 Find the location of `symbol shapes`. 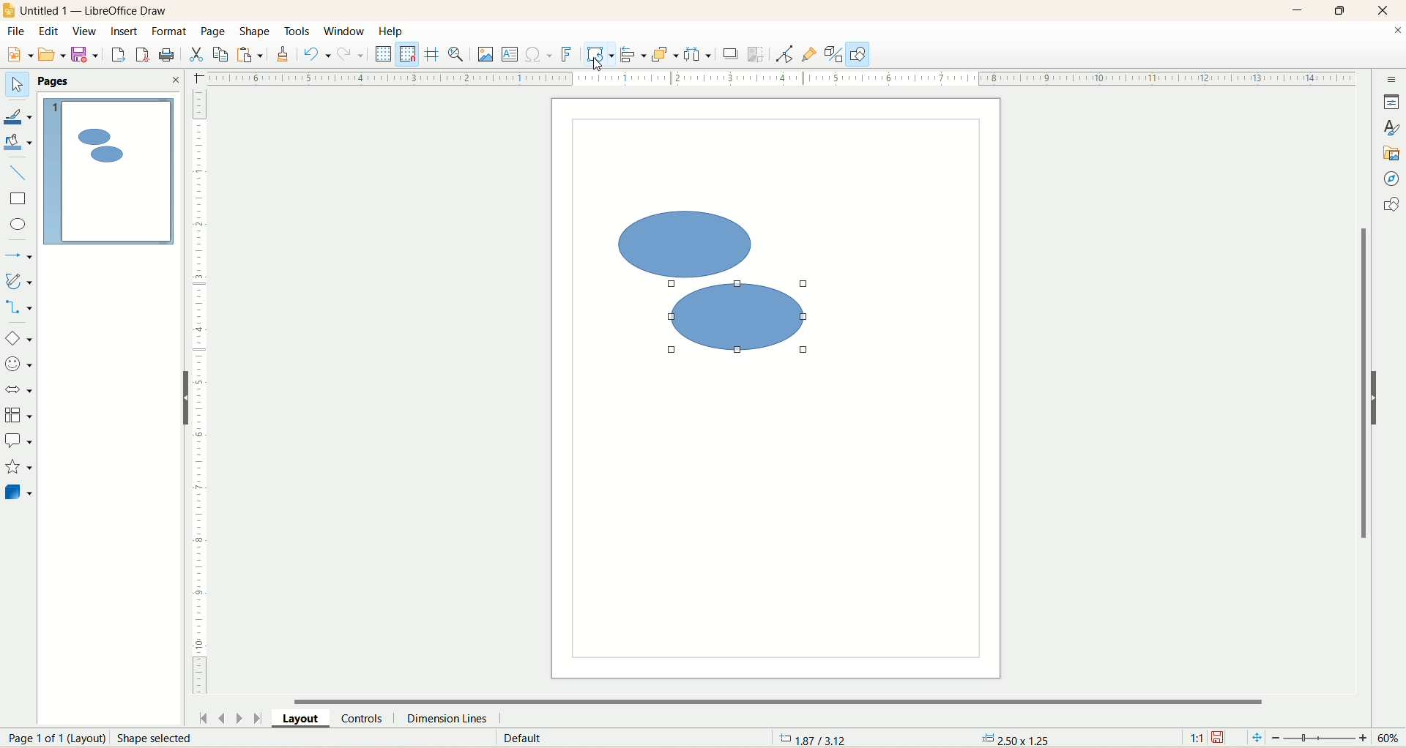

symbol shapes is located at coordinates (18, 365).